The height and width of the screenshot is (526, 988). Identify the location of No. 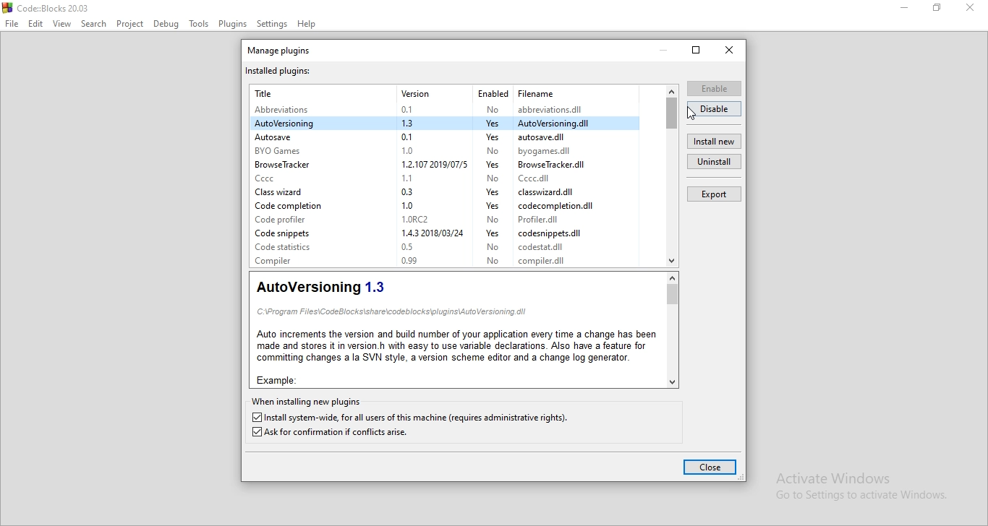
(490, 248).